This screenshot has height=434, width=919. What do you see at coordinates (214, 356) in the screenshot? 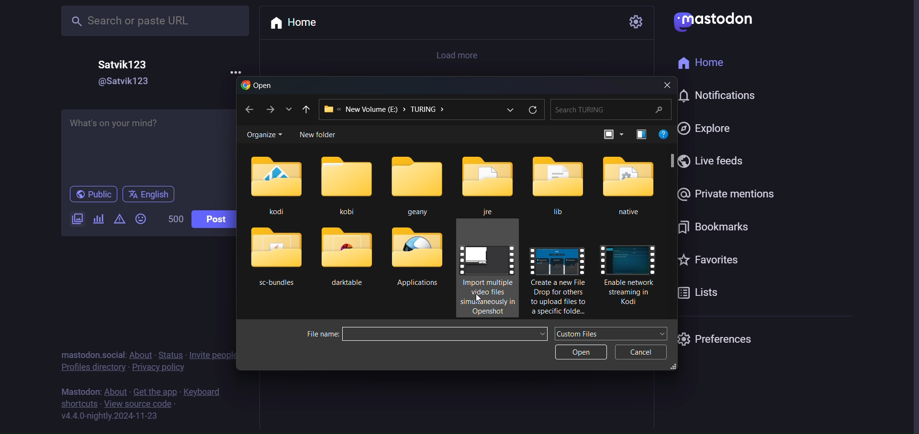
I see `invite people` at bounding box center [214, 356].